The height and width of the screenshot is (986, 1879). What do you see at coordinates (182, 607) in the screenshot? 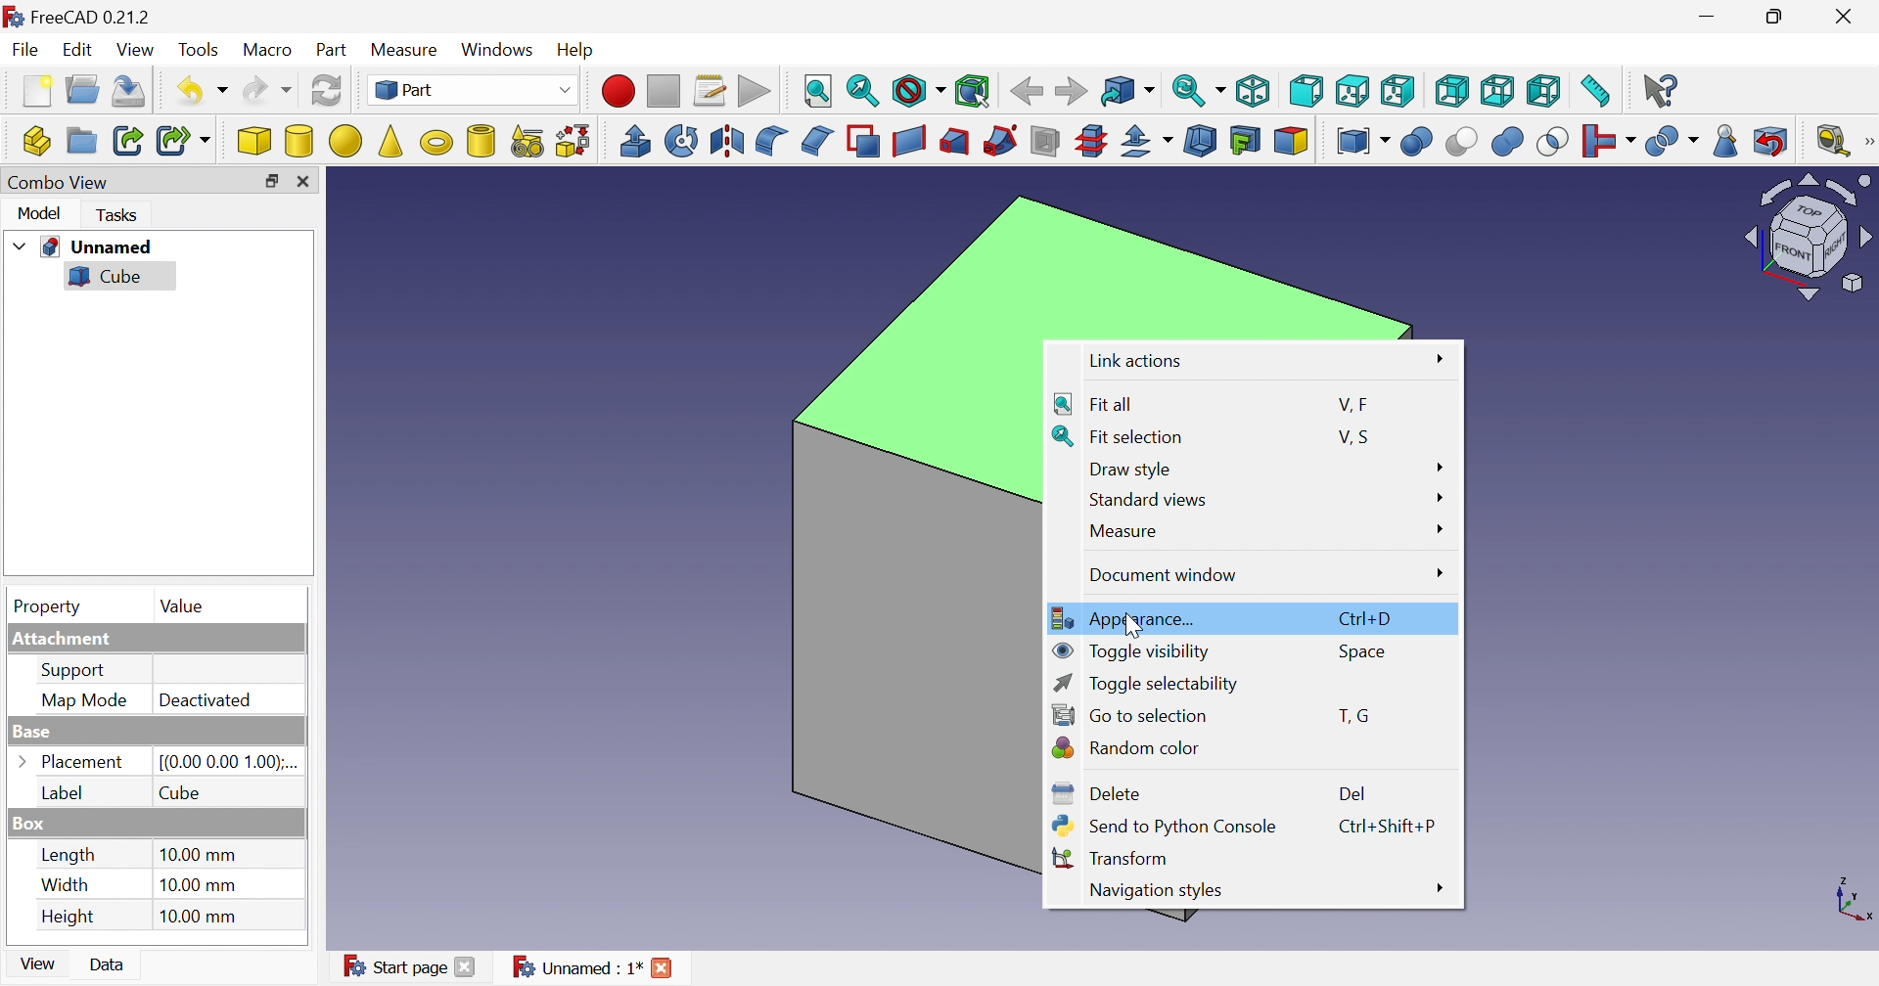
I see `Value` at bounding box center [182, 607].